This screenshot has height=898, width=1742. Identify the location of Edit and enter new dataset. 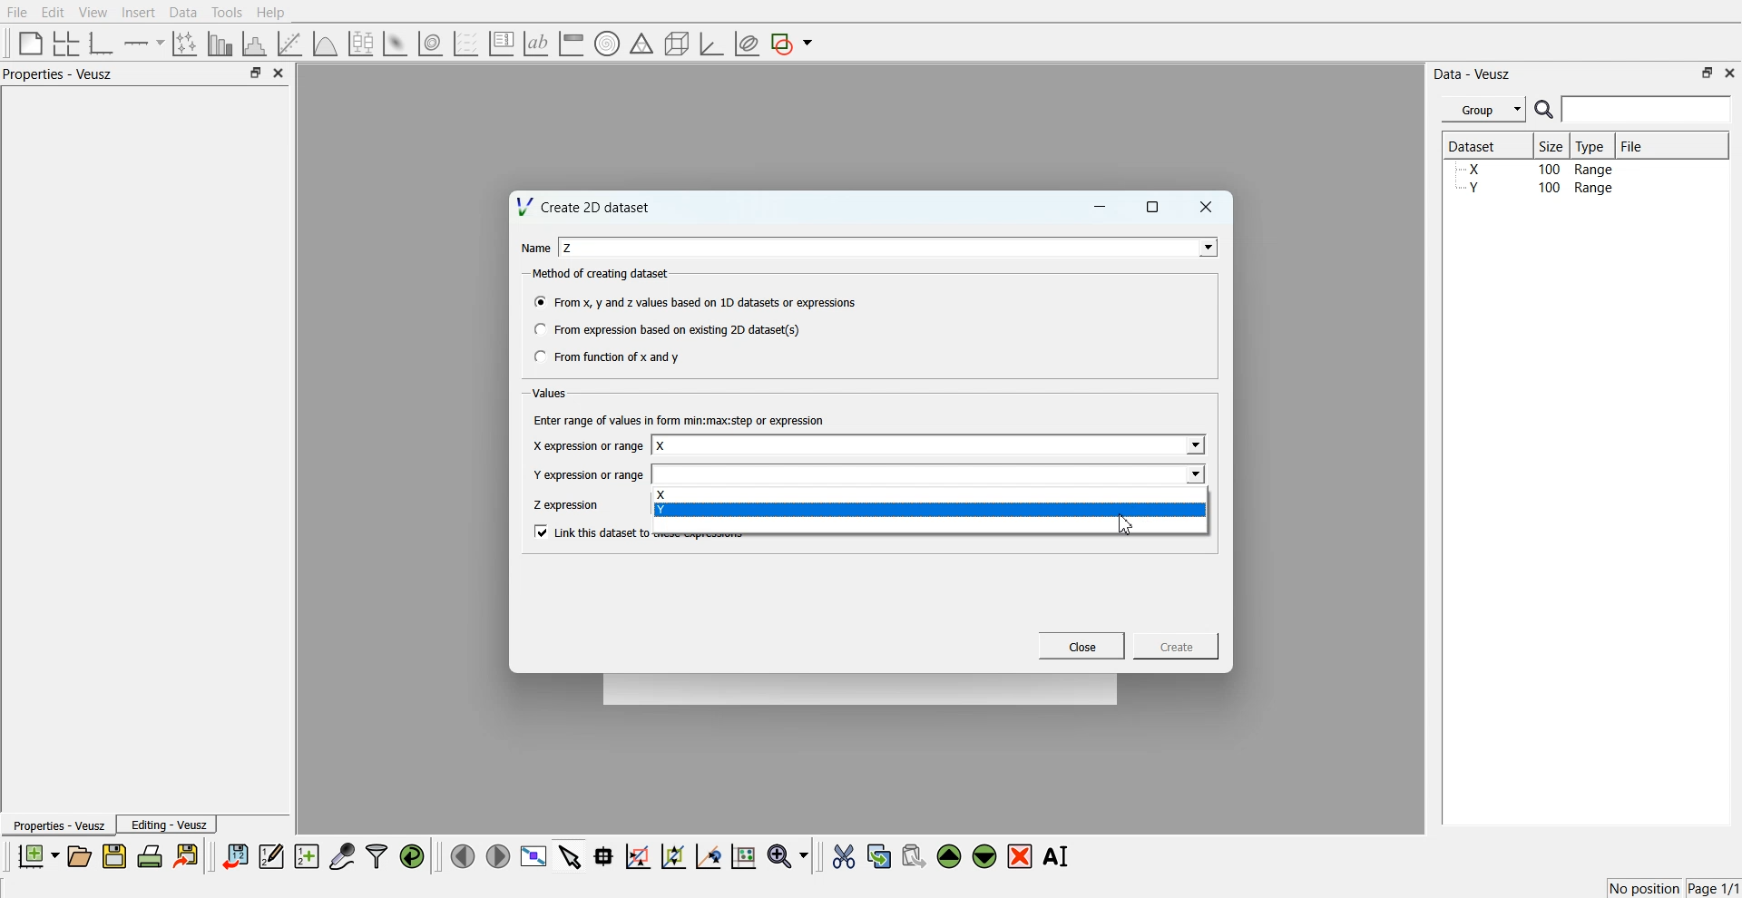
(270, 855).